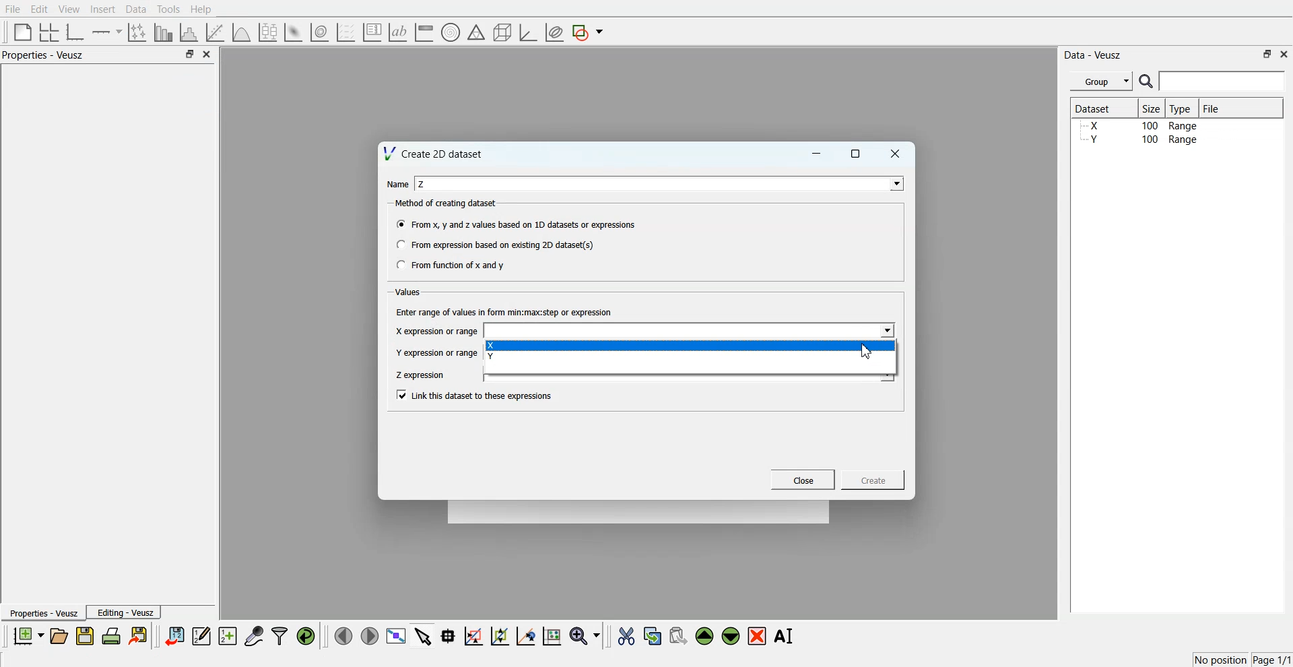 This screenshot has width=1293, height=667. Describe the element at coordinates (319, 32) in the screenshot. I see `3D Volume` at that location.